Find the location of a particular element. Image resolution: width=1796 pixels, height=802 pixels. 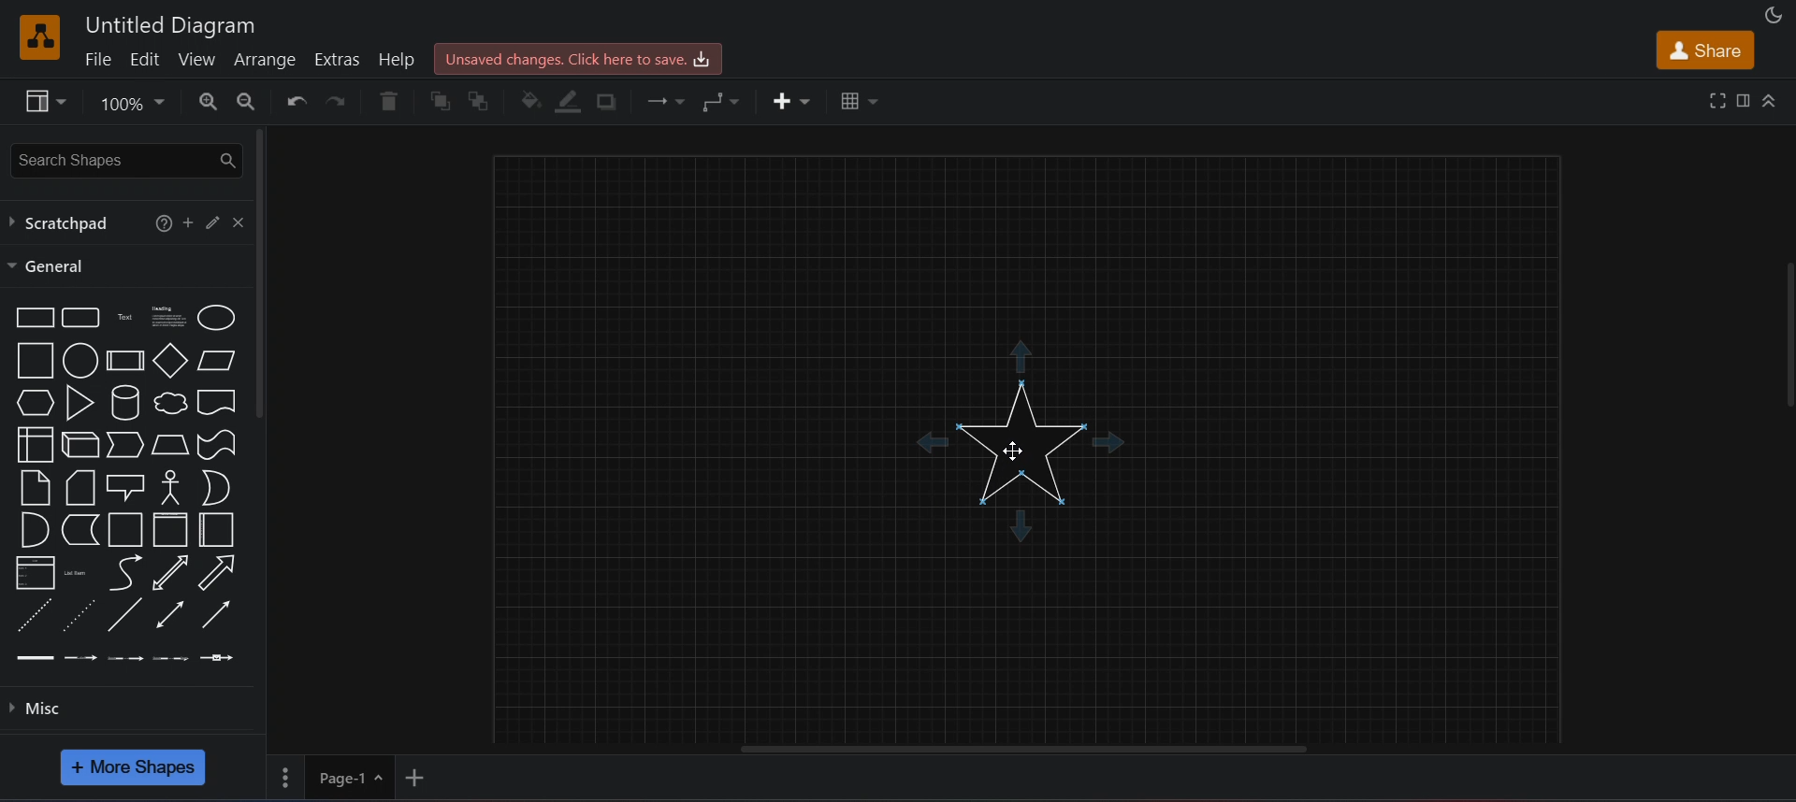

card is located at coordinates (80, 485).